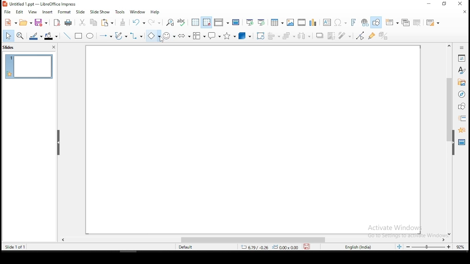 The image size is (470, 264). I want to click on fontwork text, so click(351, 22).